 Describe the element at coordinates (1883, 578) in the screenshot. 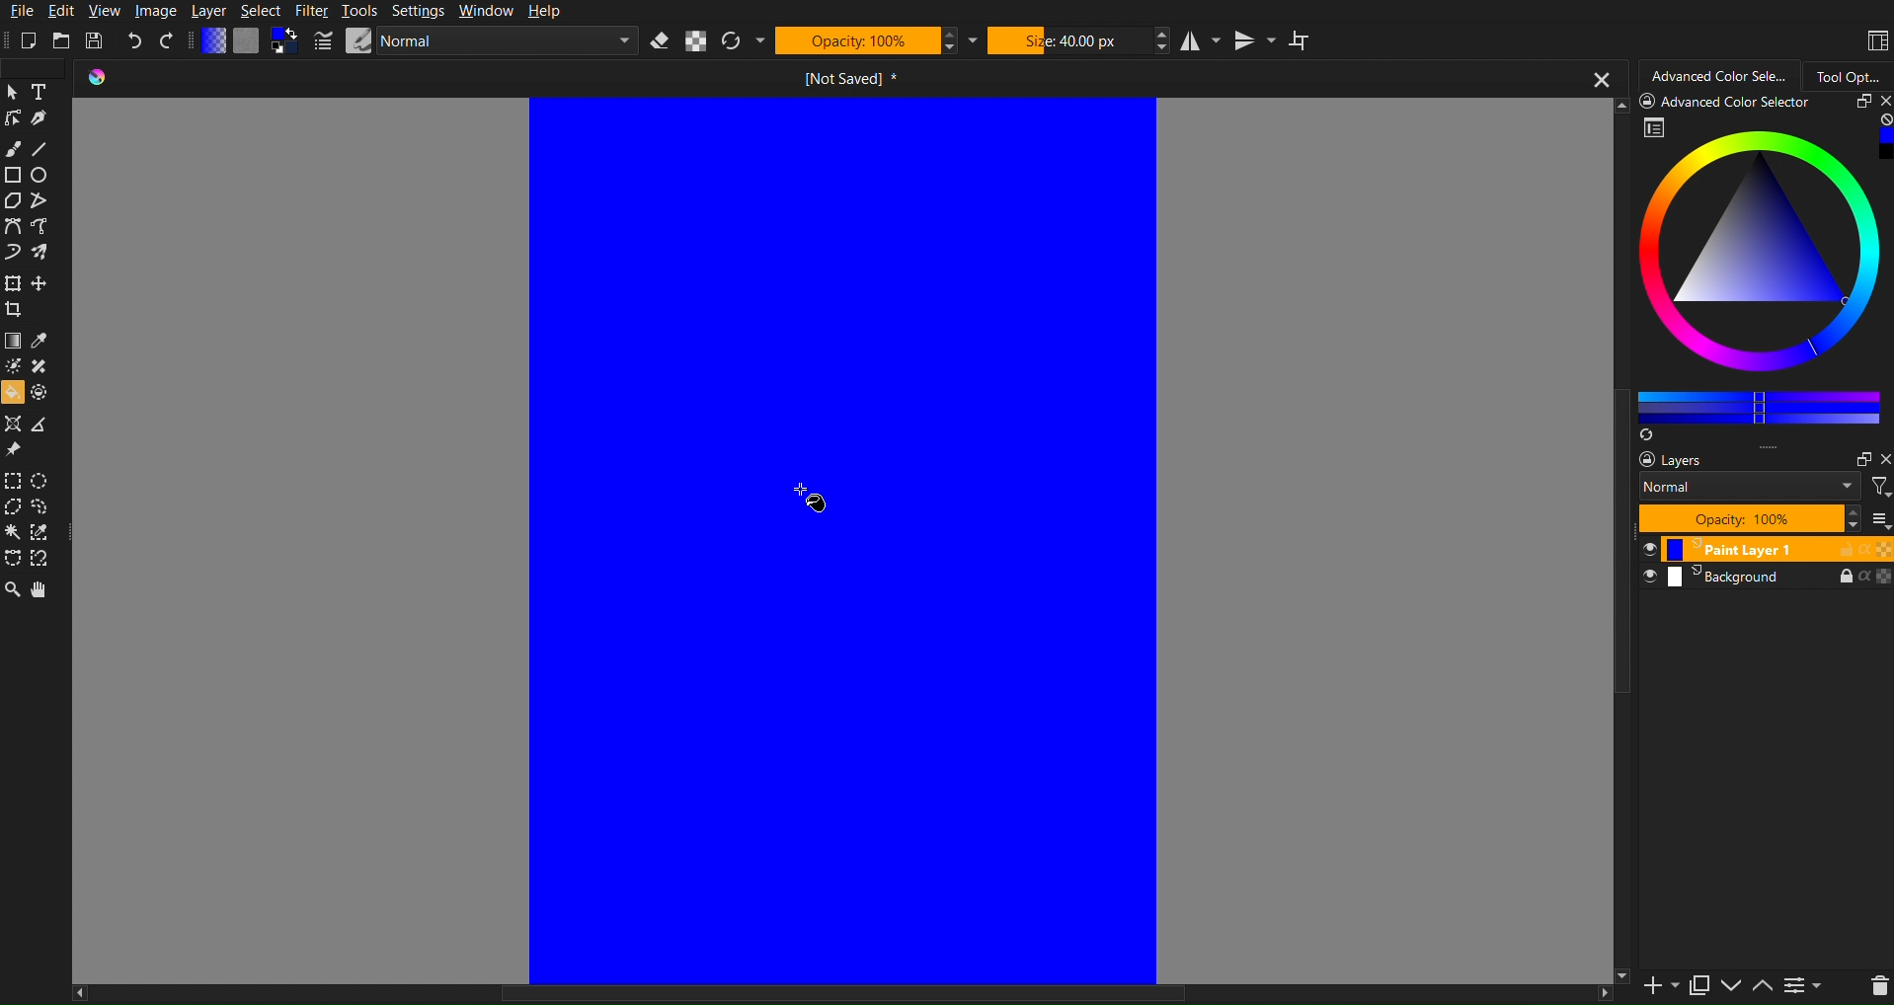

I see `opacity` at that location.